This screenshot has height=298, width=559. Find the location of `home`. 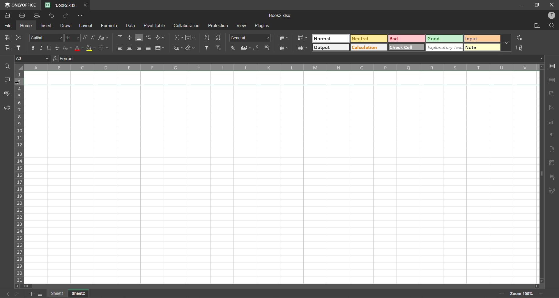

home is located at coordinates (27, 26).